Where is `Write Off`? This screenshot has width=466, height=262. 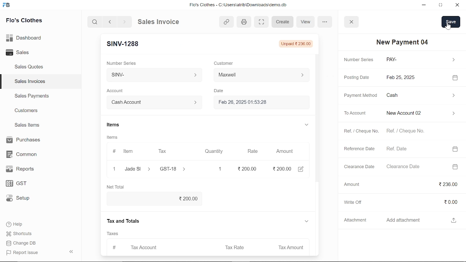
Write Off is located at coordinates (353, 202).